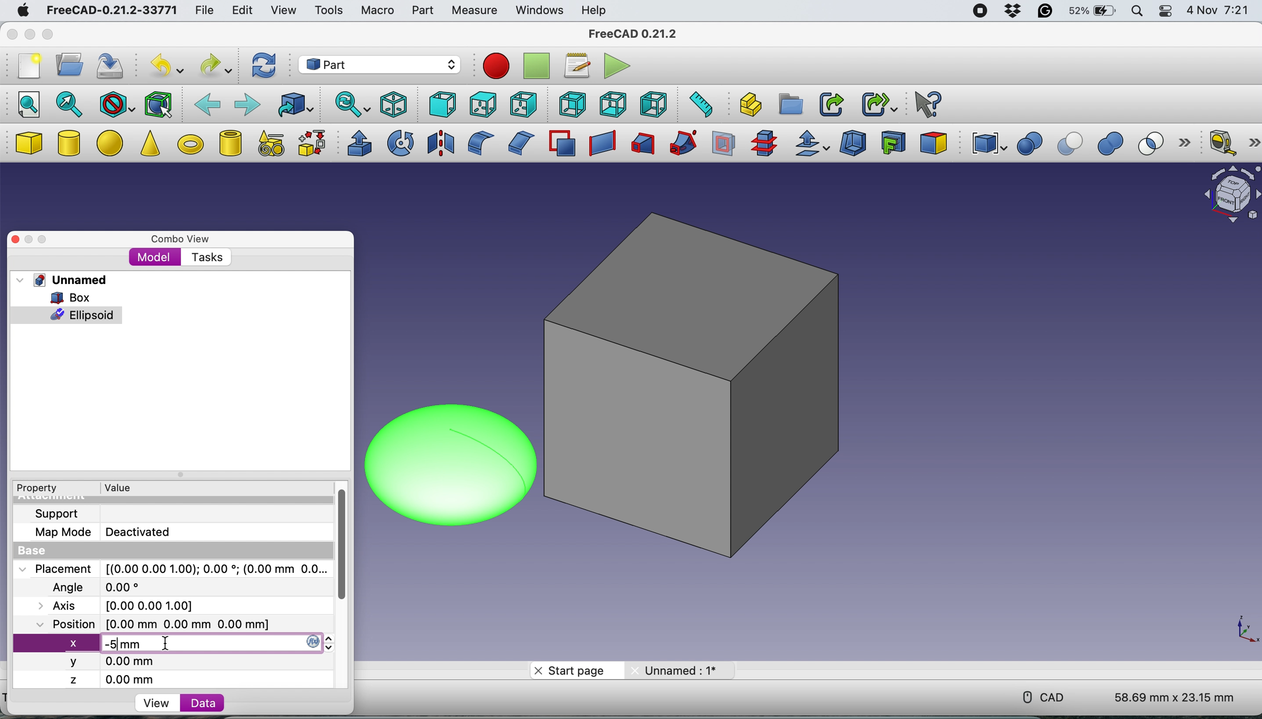 Image resolution: width=1262 pixels, height=719 pixels. What do you see at coordinates (207, 103) in the screenshot?
I see `backward` at bounding box center [207, 103].